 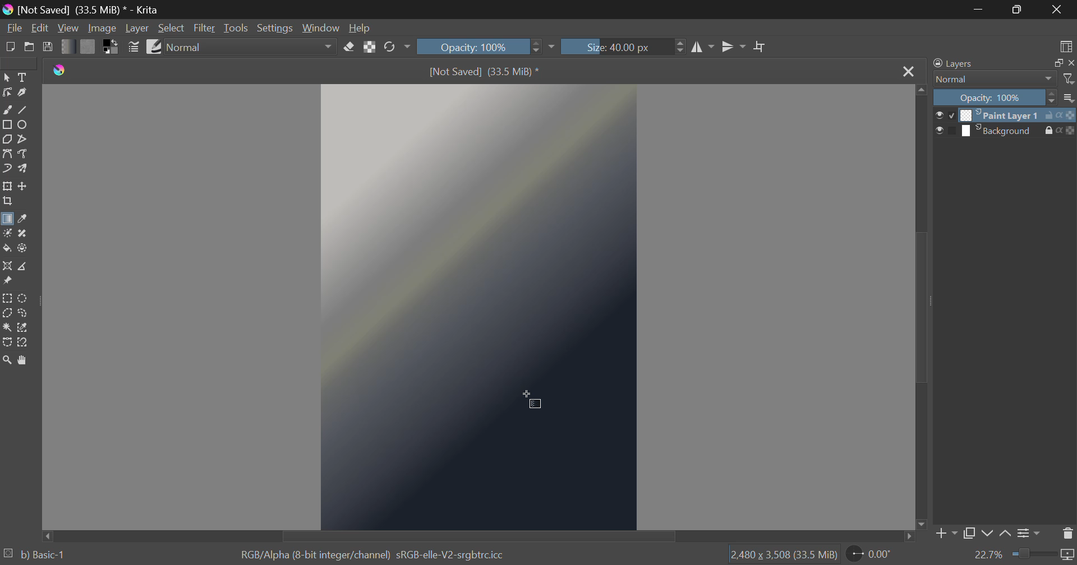 What do you see at coordinates (993, 98) in the screenshot?
I see `Opacity 100%` at bounding box center [993, 98].